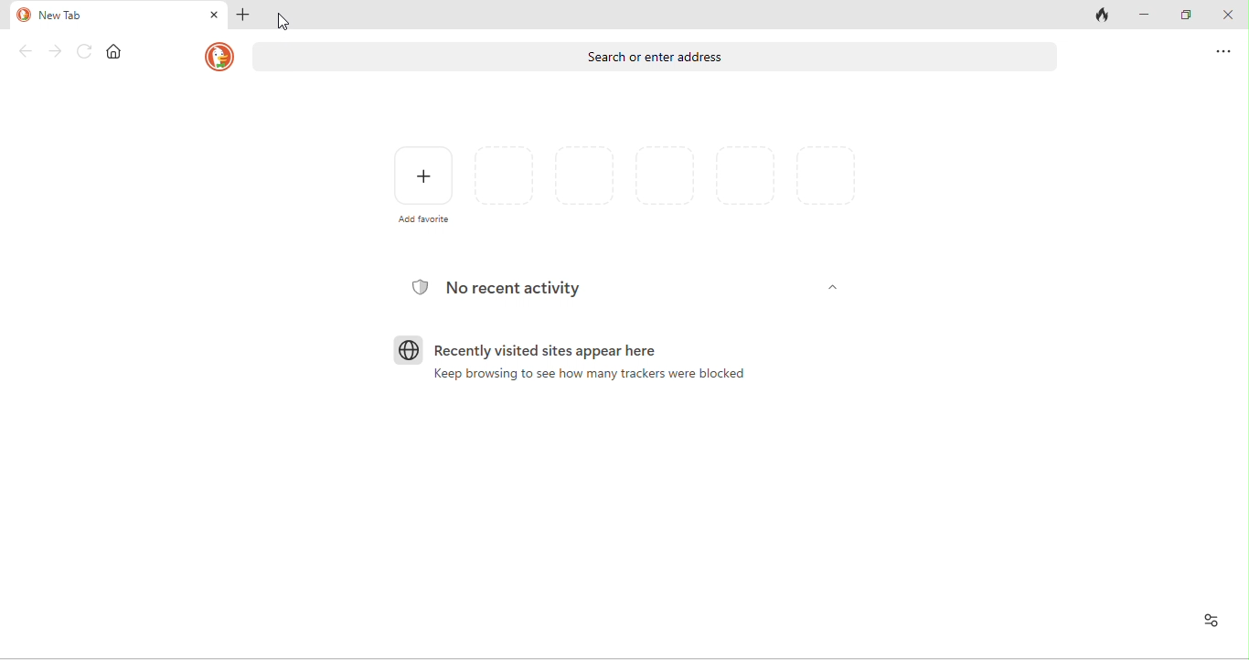 This screenshot has height=660, width=1249. What do you see at coordinates (82, 51) in the screenshot?
I see `refresh` at bounding box center [82, 51].